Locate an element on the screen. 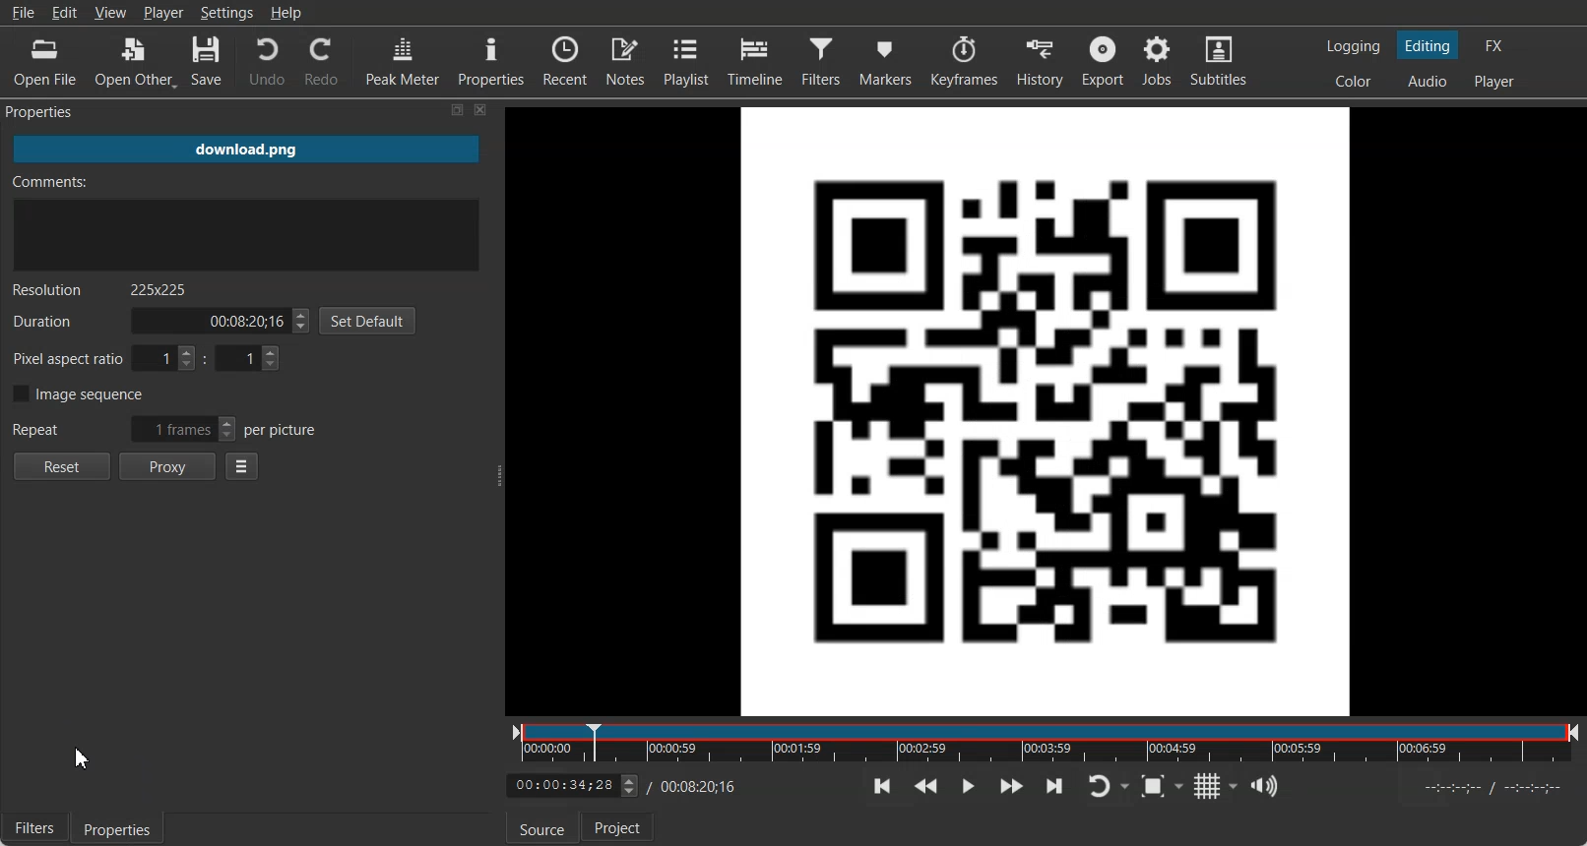 The width and height of the screenshot is (1587, 846). Close is located at coordinates (481, 110).